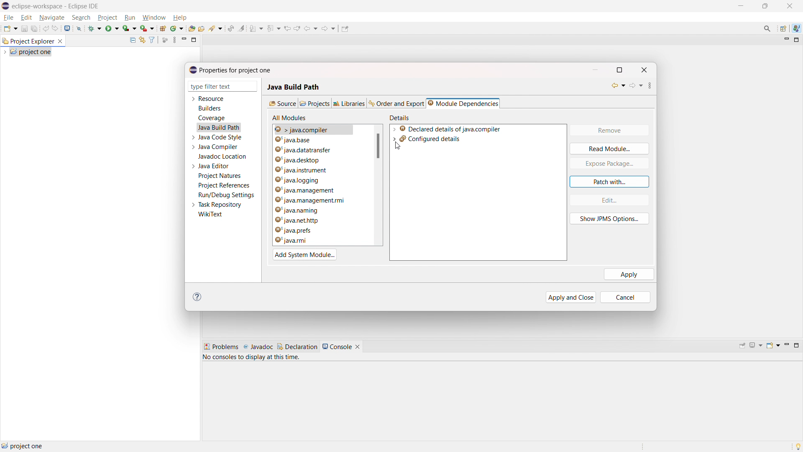 This screenshot has height=452, width=803. Describe the element at coordinates (46, 28) in the screenshot. I see `undo` at that location.